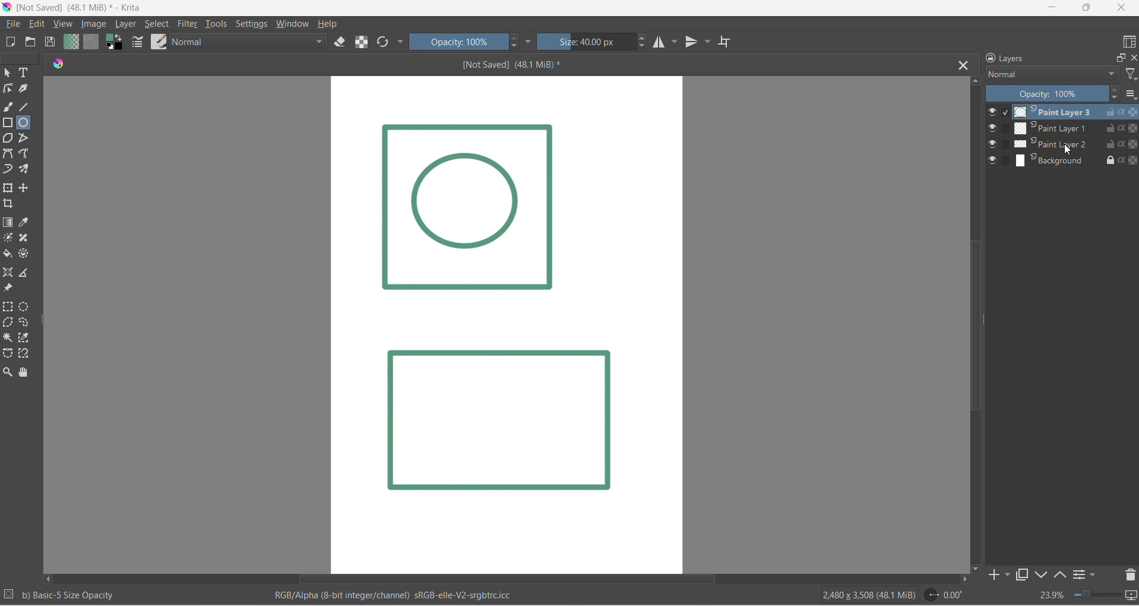 This screenshot has height=606, width=1139. Describe the element at coordinates (1004, 160) in the screenshot. I see `checkbox` at that location.